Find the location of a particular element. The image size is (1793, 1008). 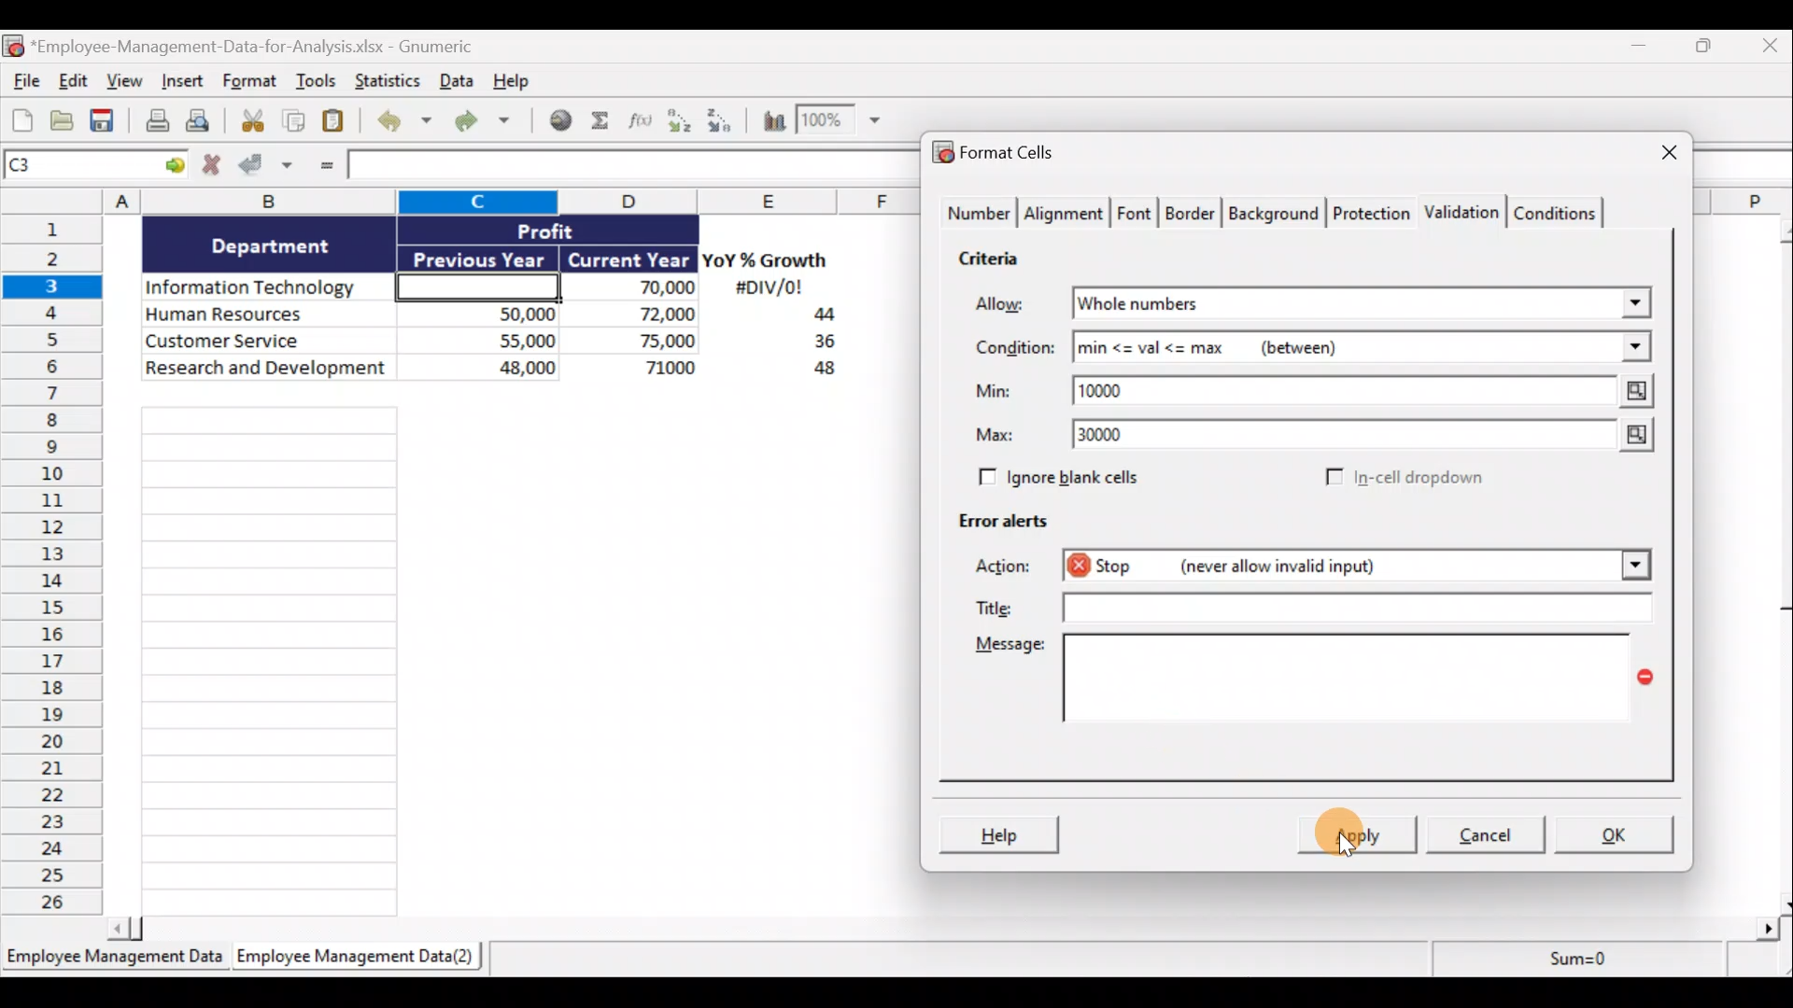

Validation is located at coordinates (1464, 210).